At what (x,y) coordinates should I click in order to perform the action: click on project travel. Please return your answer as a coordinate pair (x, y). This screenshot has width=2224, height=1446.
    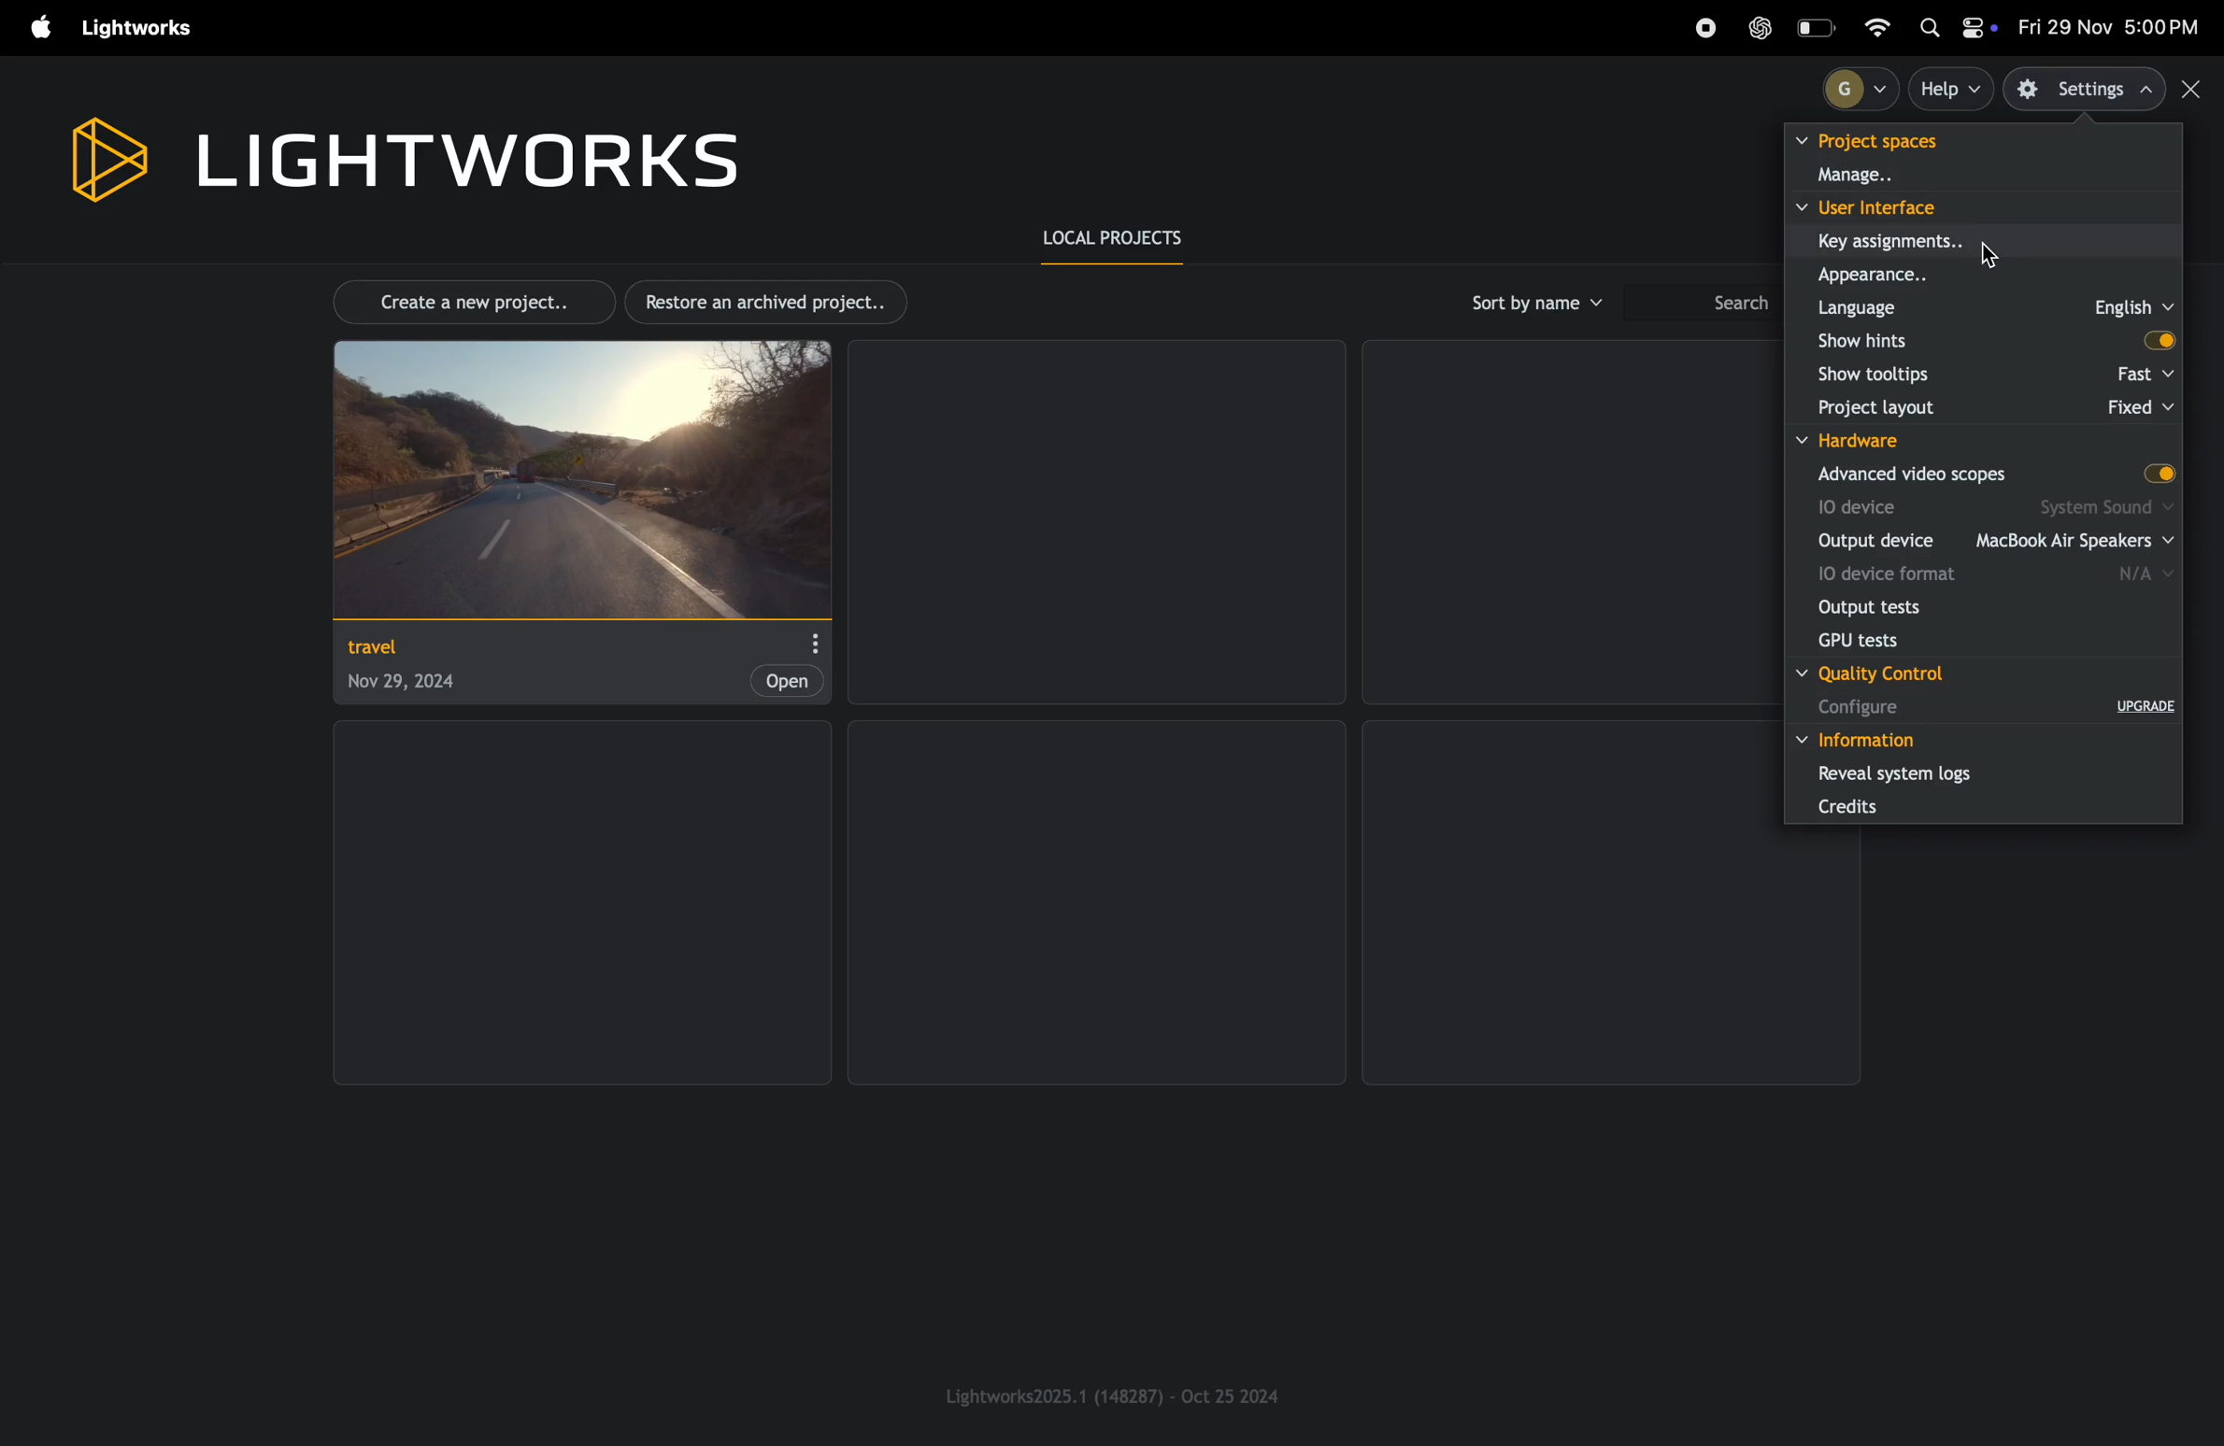
    Looking at the image, I should click on (576, 521).